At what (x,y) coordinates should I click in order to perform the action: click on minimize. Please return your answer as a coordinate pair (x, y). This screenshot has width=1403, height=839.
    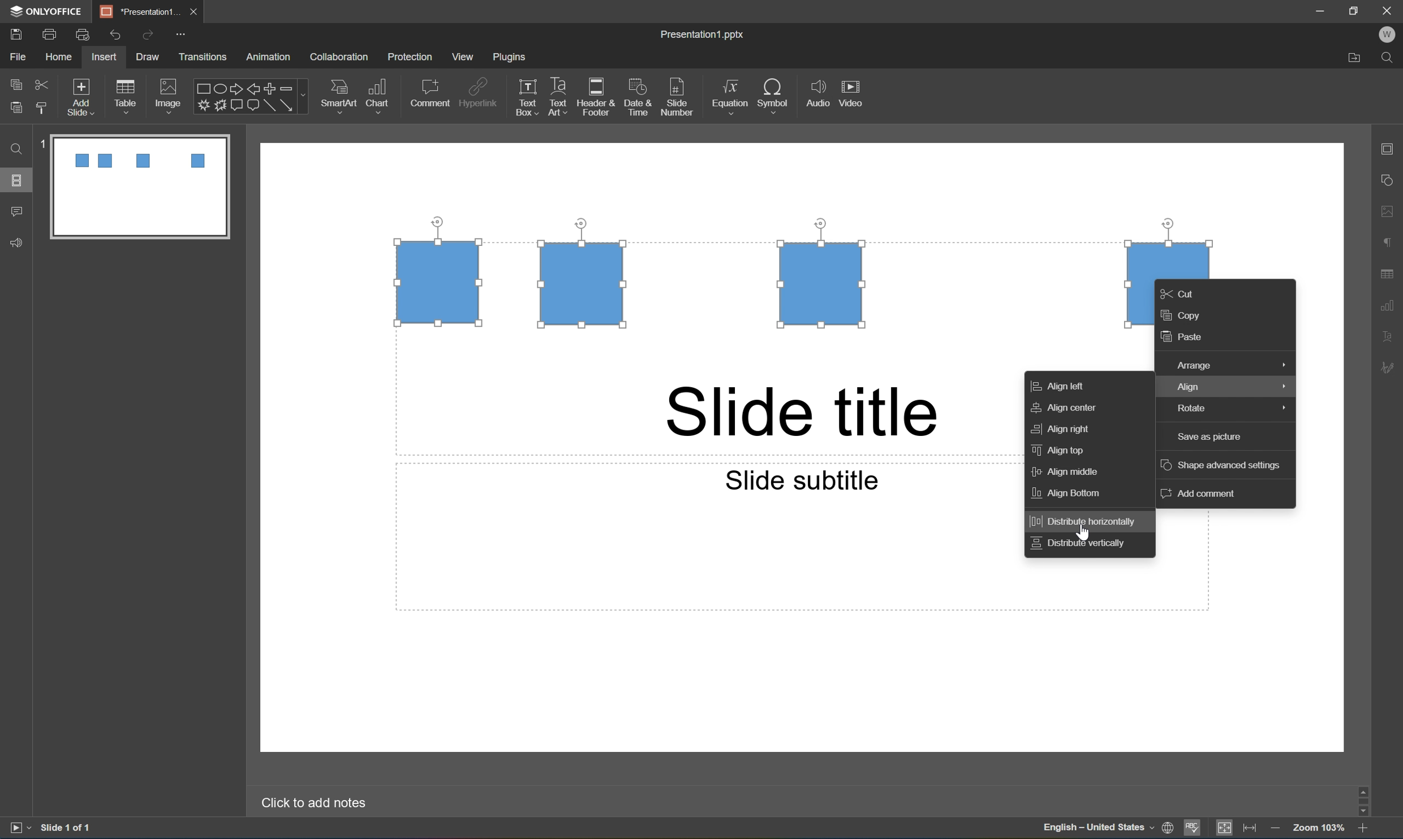
    Looking at the image, I should click on (1319, 9).